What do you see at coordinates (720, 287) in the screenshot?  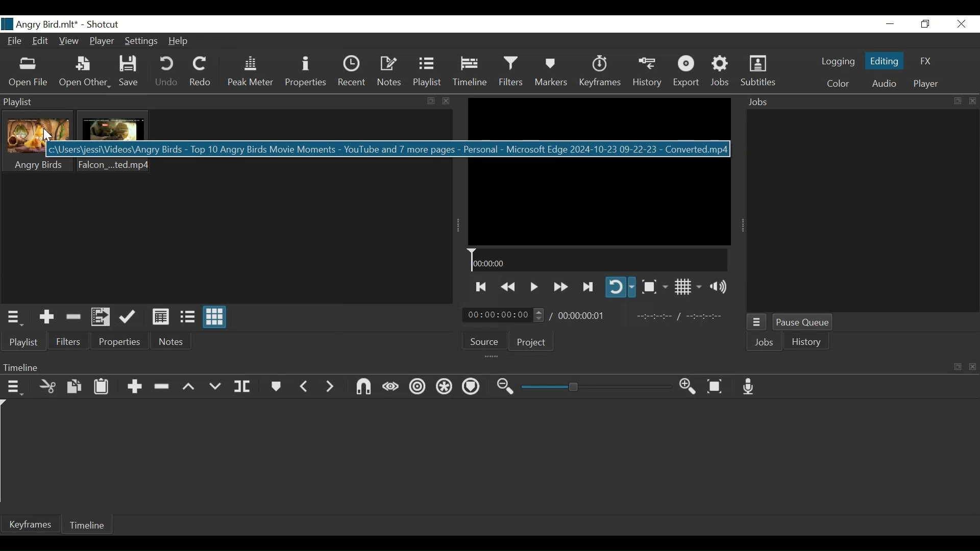 I see `Show volume control` at bounding box center [720, 287].